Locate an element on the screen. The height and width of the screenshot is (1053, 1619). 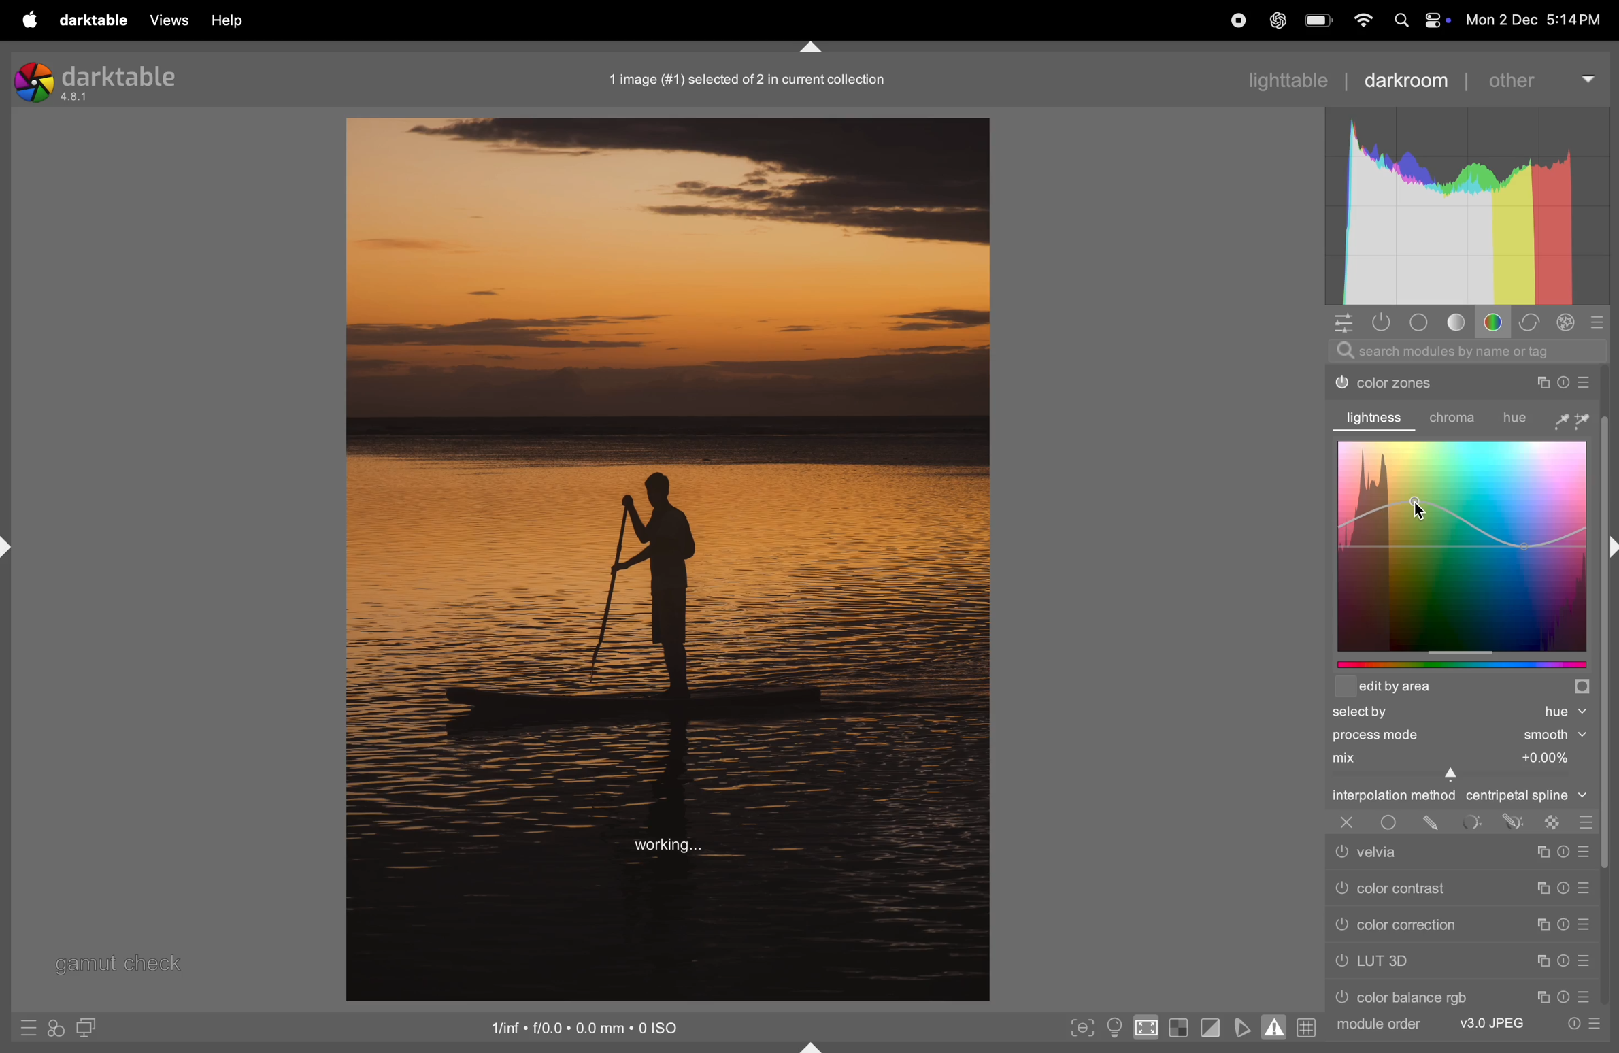
grid is located at coordinates (1309, 1026).